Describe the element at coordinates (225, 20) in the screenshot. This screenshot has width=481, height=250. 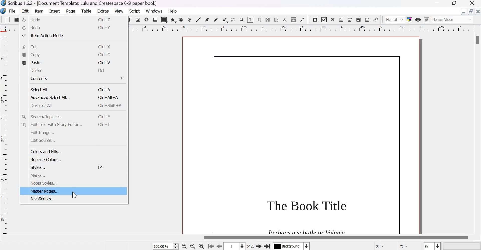
I see `Calligraphic line` at that location.